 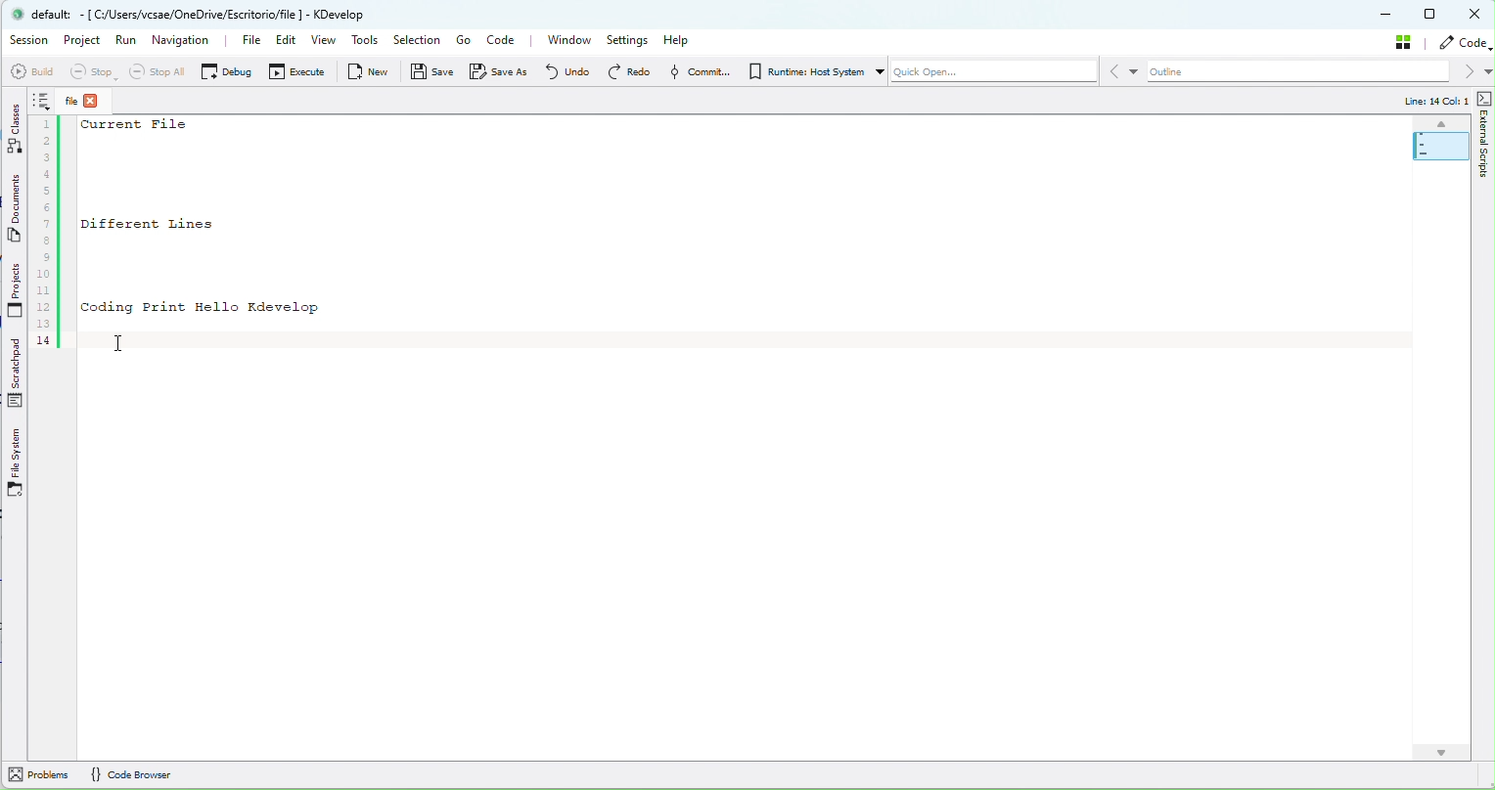 What do you see at coordinates (1433, 141) in the screenshot?
I see `Minimap` at bounding box center [1433, 141].